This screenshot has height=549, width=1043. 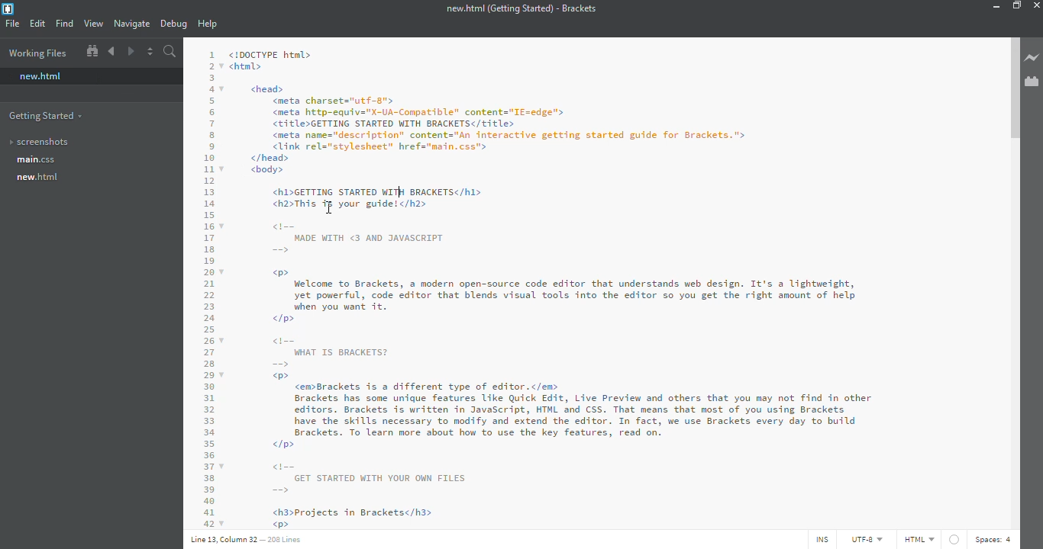 I want to click on working files, so click(x=42, y=53).